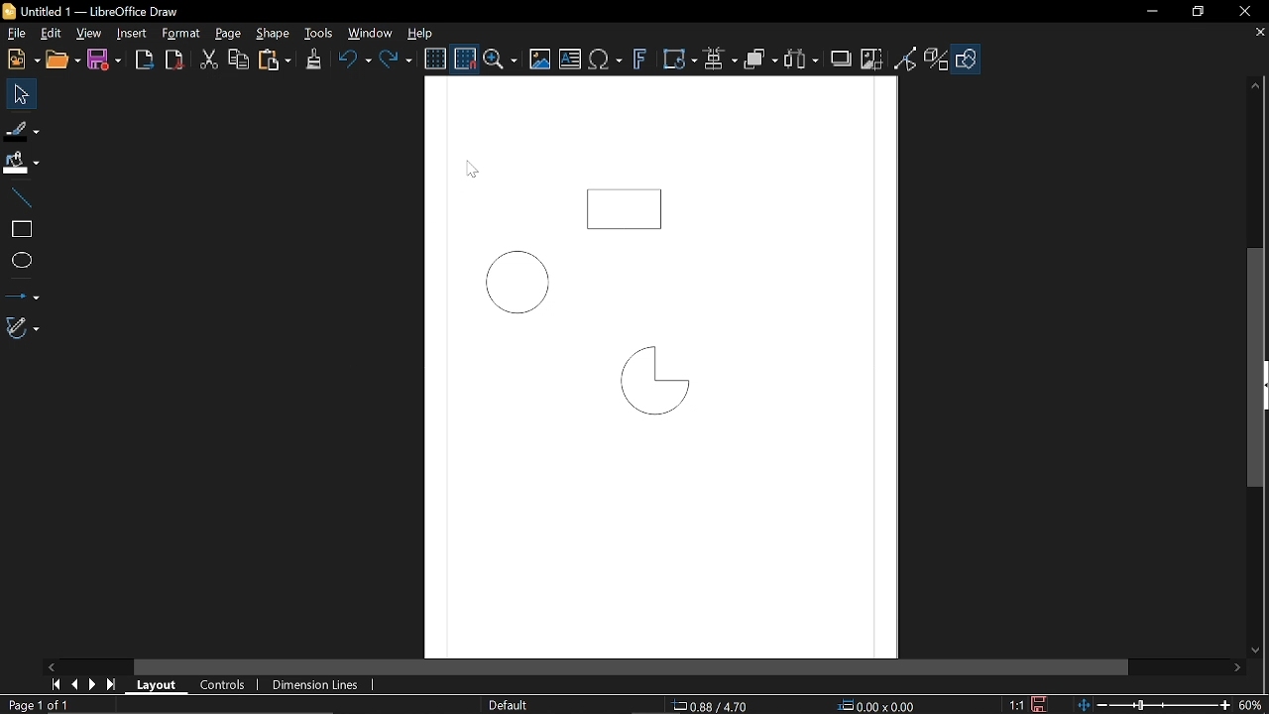 Image resolution: width=1269 pixels, height=714 pixels. What do you see at coordinates (62, 59) in the screenshot?
I see `Open` at bounding box center [62, 59].